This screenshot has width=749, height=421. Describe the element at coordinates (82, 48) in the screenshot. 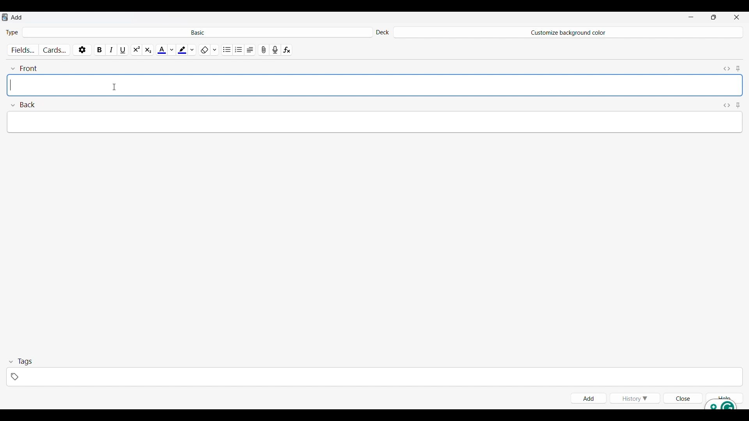

I see `Options` at that location.